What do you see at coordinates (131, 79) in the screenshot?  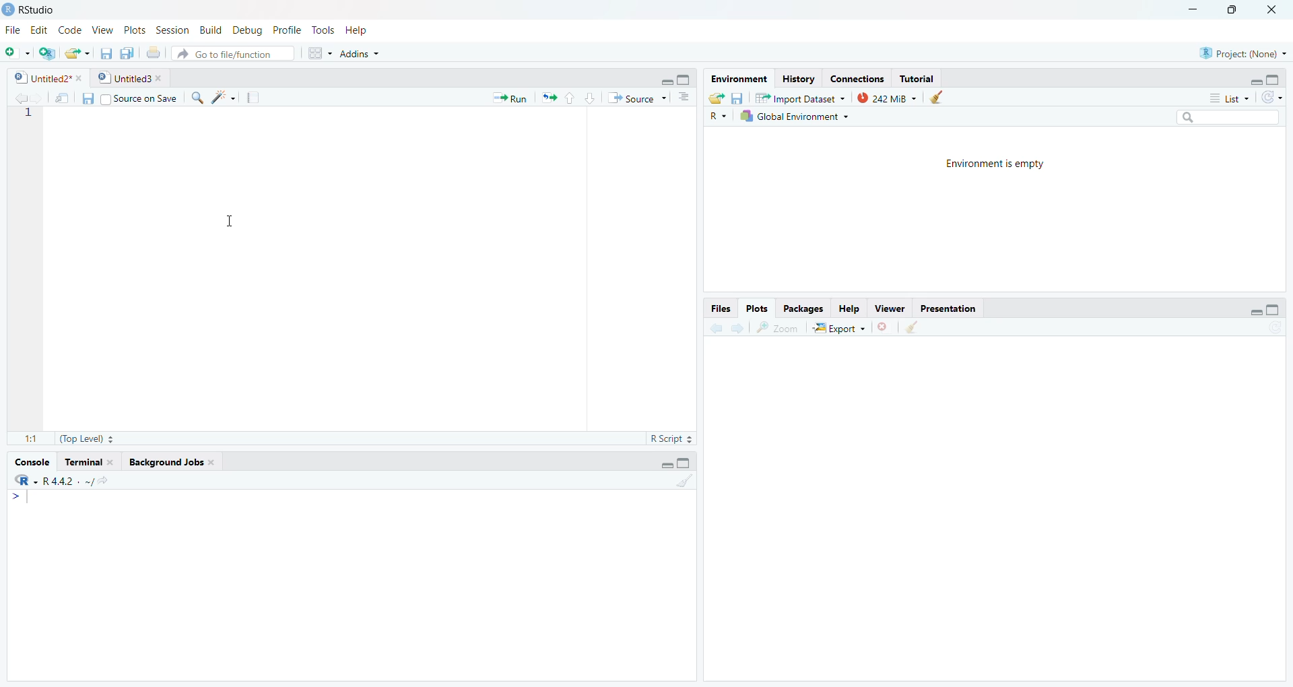 I see `Untitled3` at bounding box center [131, 79].